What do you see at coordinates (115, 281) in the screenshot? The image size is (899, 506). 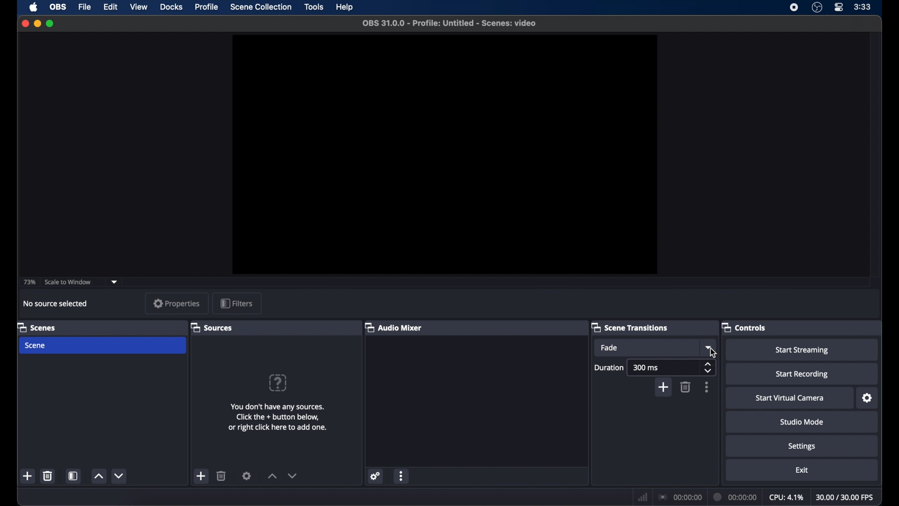 I see `dropdown` at bounding box center [115, 281].